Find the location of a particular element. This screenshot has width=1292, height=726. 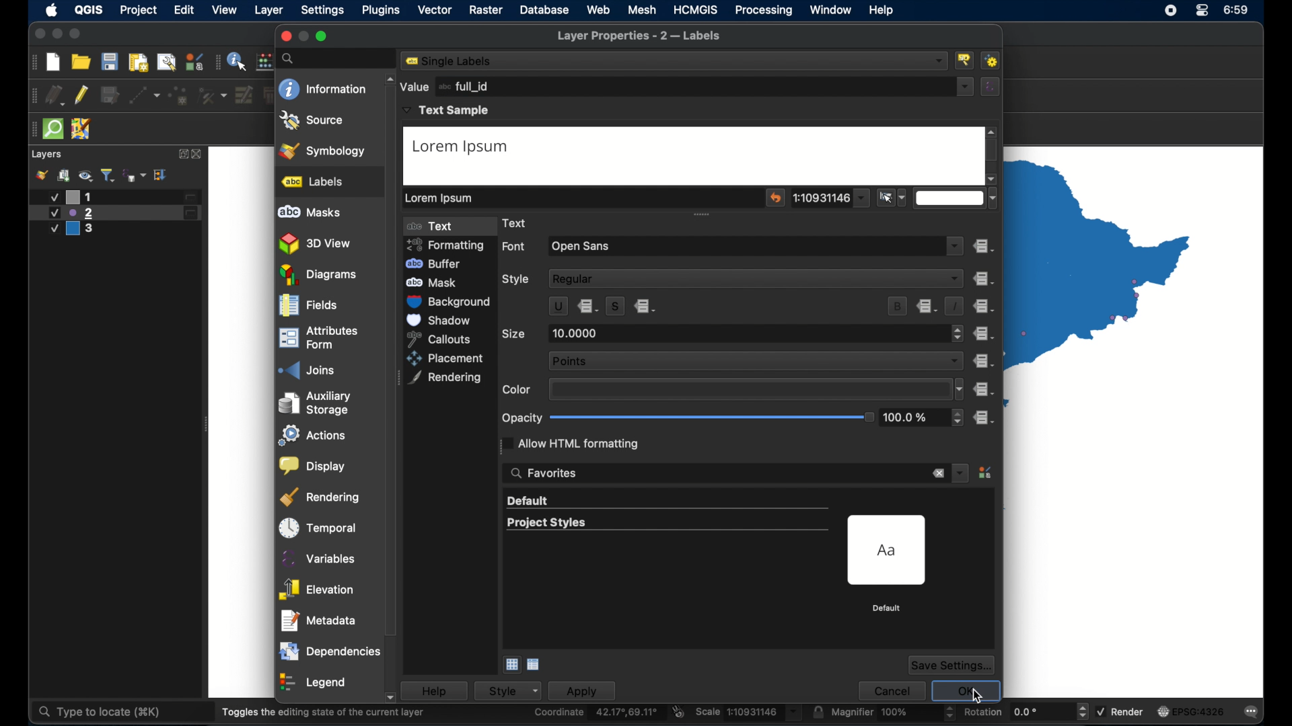

help is located at coordinates (882, 10).